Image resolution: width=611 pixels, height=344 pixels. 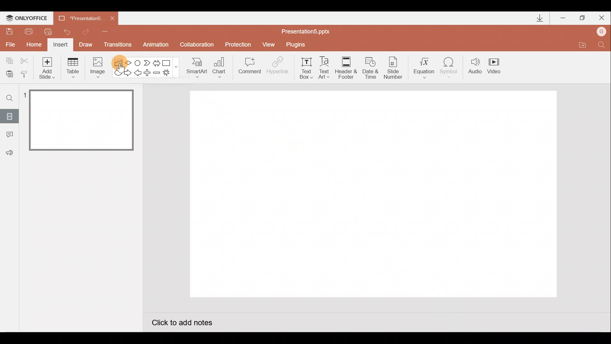 What do you see at coordinates (219, 66) in the screenshot?
I see `Chart` at bounding box center [219, 66].